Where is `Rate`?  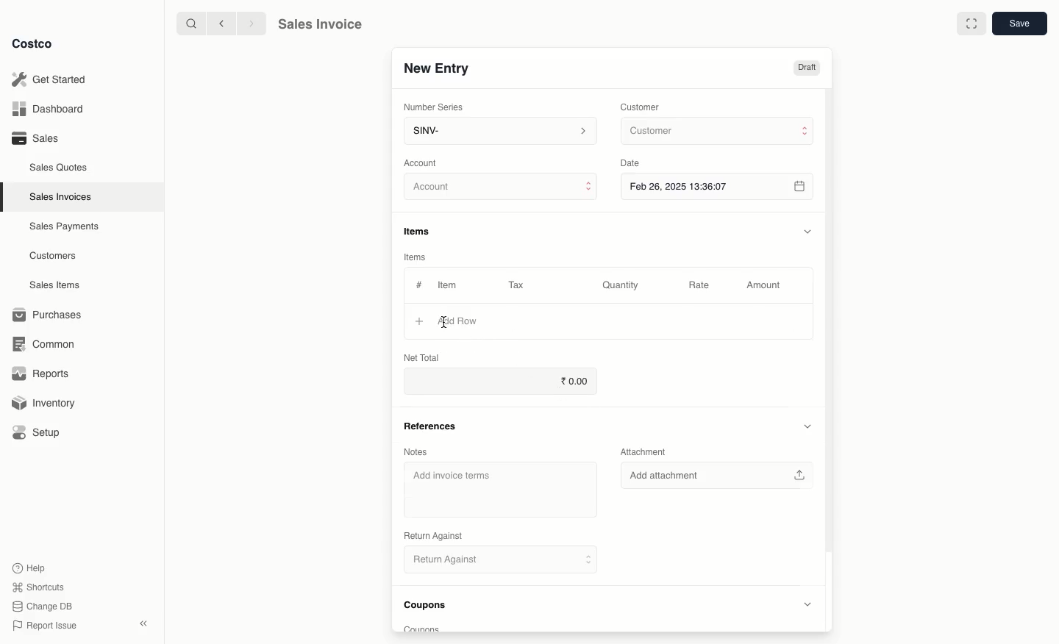
Rate is located at coordinates (701, 285).